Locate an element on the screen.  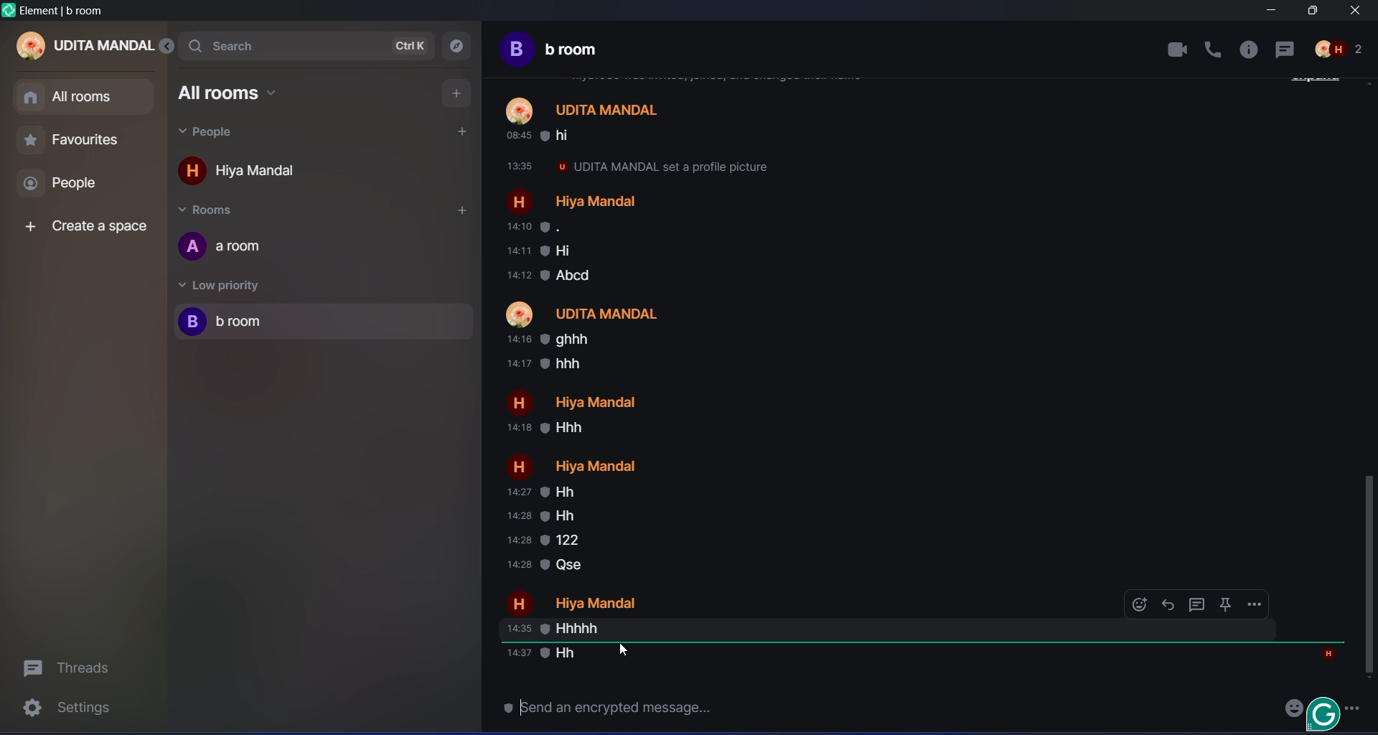
Cursor  is located at coordinates (621, 652).